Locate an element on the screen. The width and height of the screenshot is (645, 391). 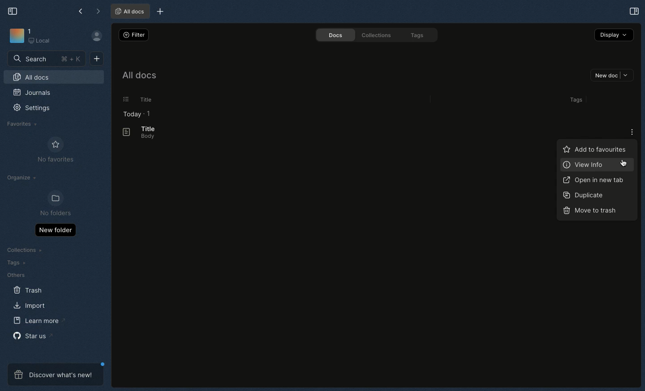
New doc is located at coordinates (612, 76).